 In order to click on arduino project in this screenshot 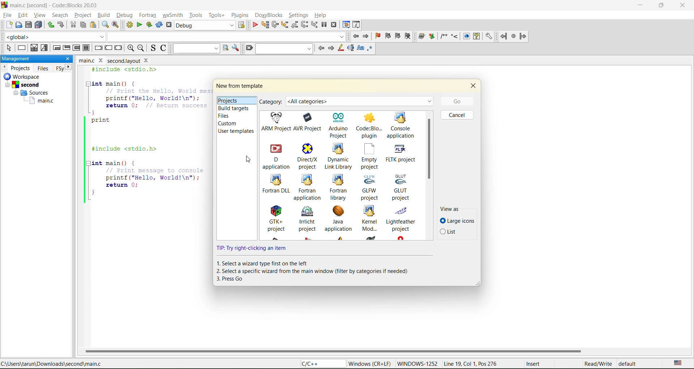, I will do `click(340, 124)`.